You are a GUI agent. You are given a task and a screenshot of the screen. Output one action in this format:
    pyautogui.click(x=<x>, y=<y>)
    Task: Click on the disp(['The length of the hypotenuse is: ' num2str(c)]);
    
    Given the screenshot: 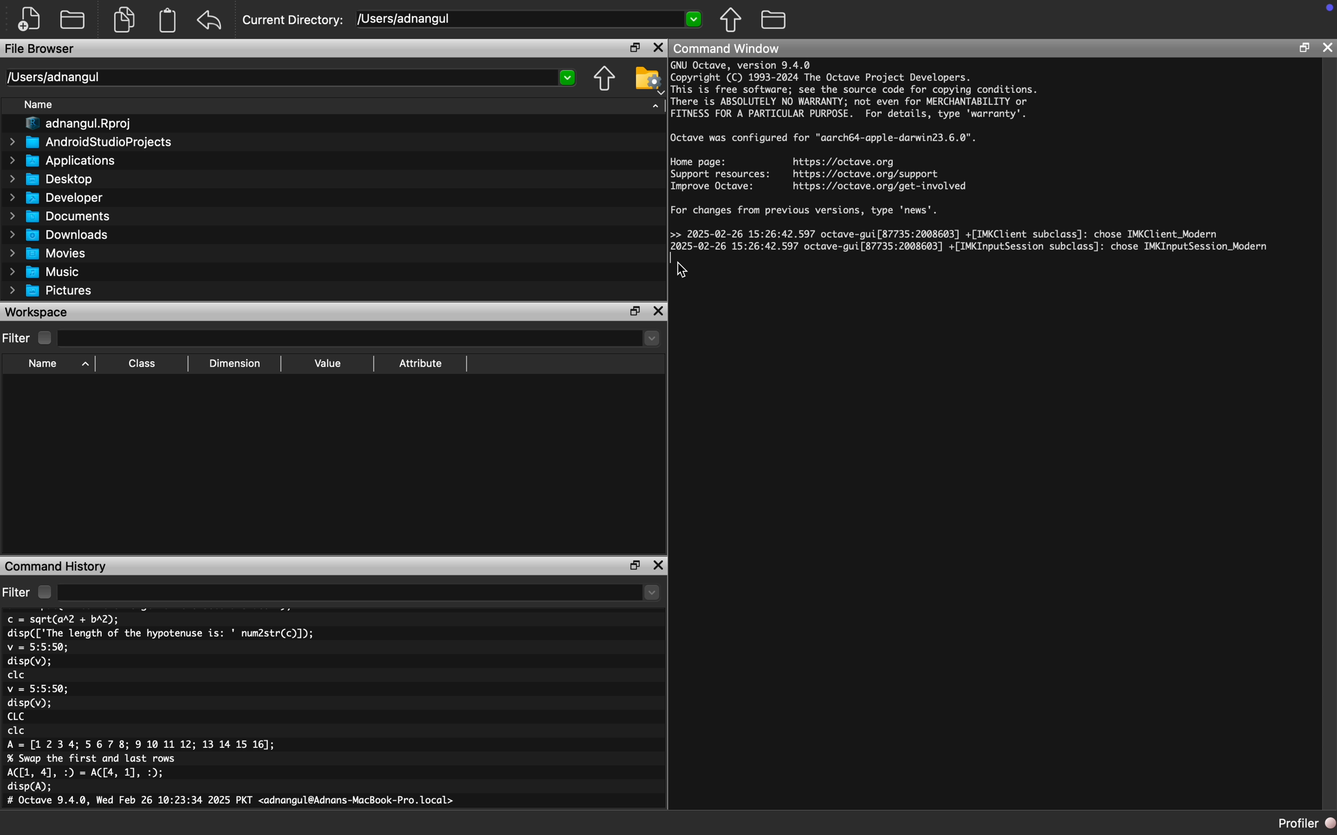 What is the action you would take?
    pyautogui.click(x=161, y=633)
    